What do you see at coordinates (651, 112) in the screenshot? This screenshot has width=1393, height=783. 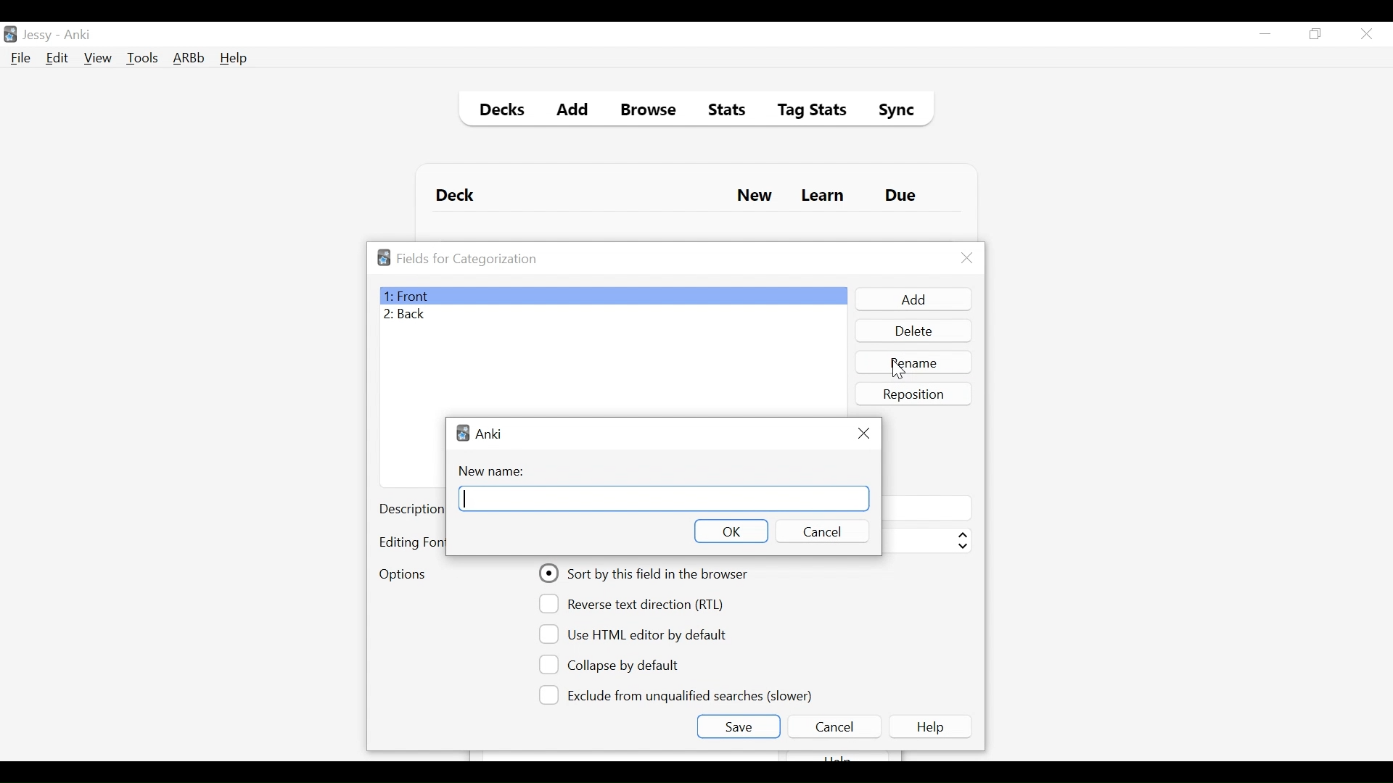 I see `Browse` at bounding box center [651, 112].